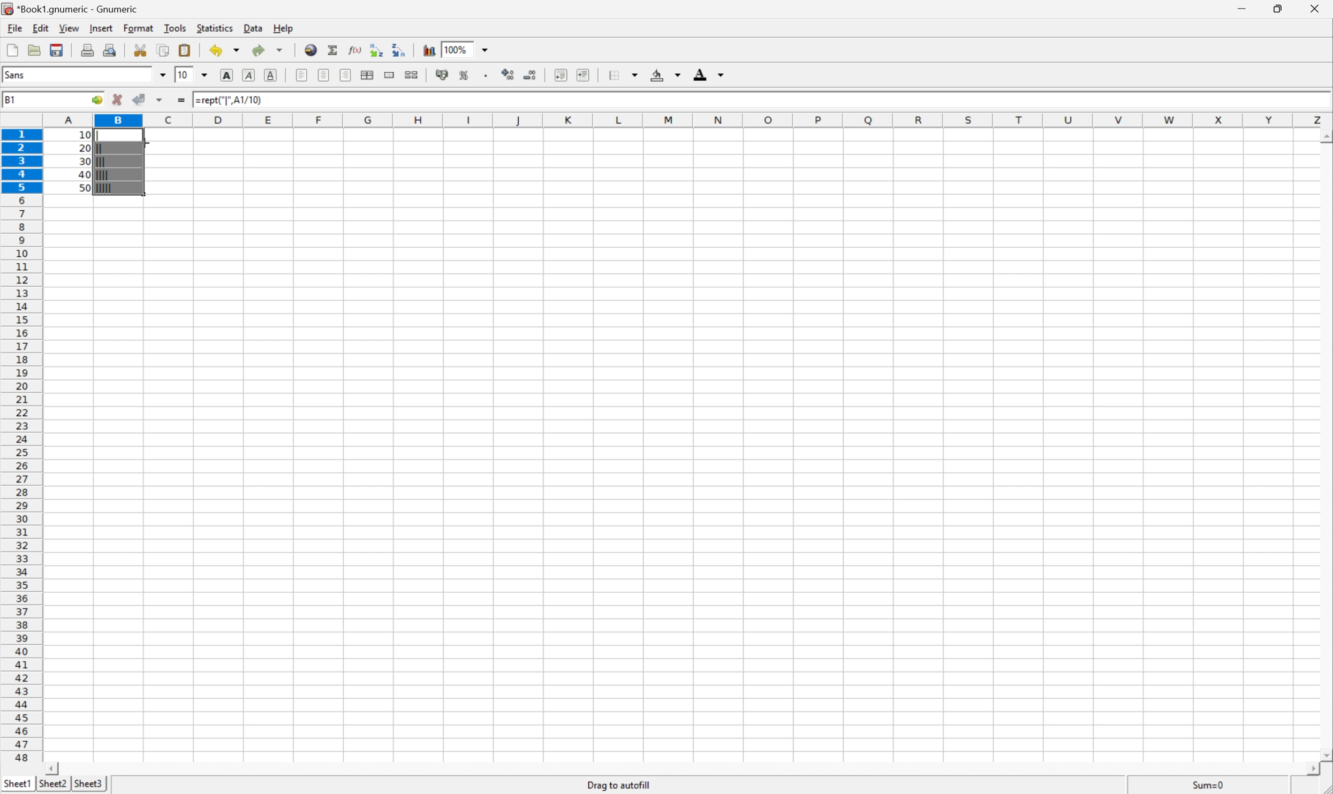 Image resolution: width=1333 pixels, height=794 pixels. I want to click on Format selection as accounting, so click(443, 74).